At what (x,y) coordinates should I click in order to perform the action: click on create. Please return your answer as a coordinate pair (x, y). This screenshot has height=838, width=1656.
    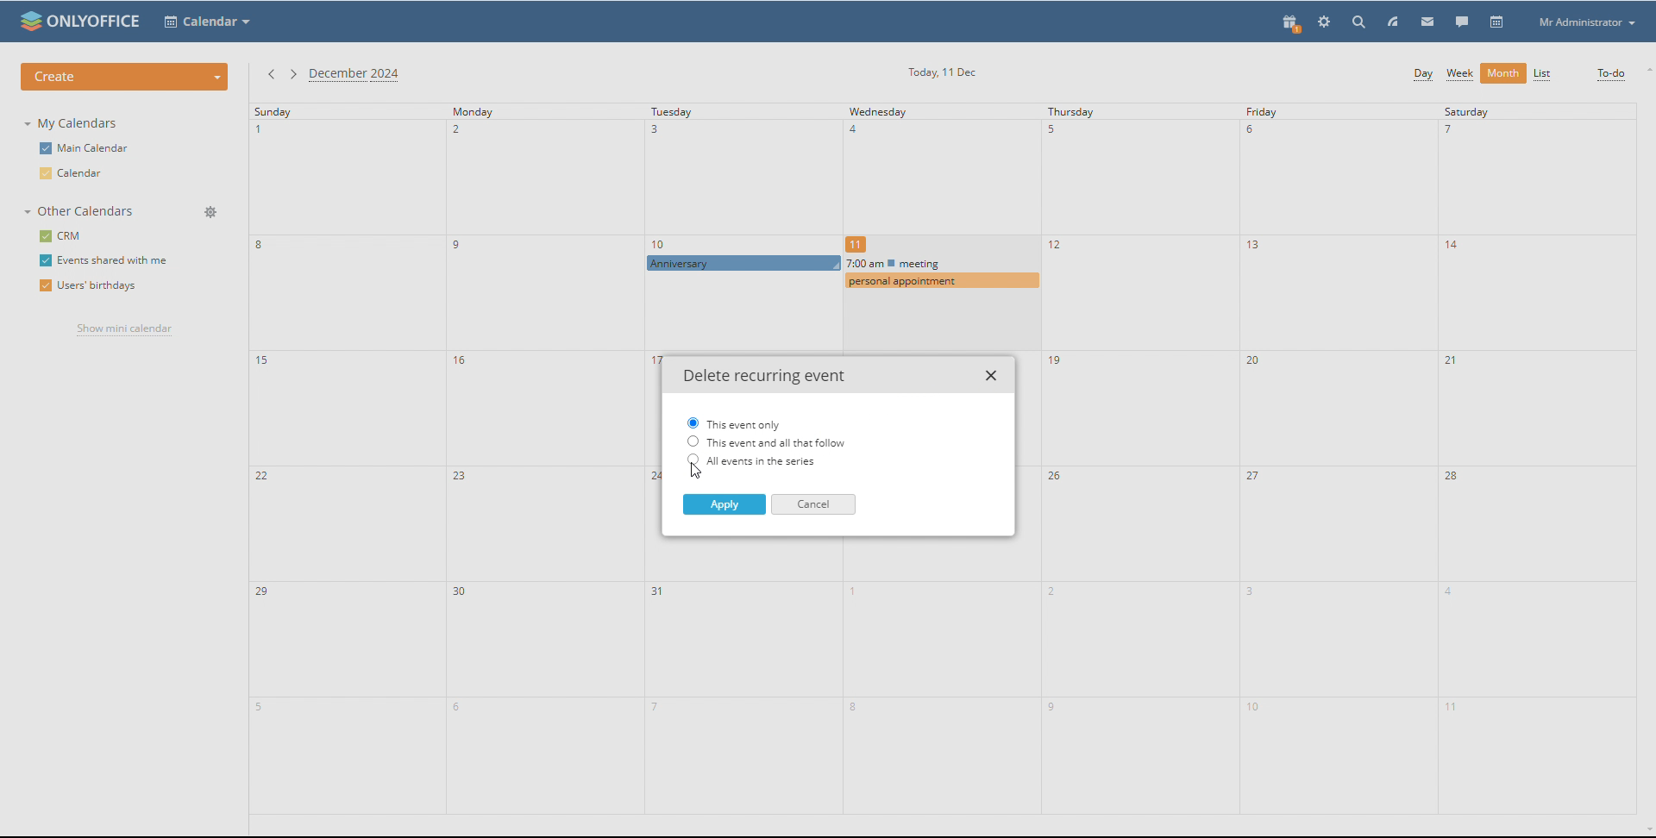
    Looking at the image, I should click on (124, 77).